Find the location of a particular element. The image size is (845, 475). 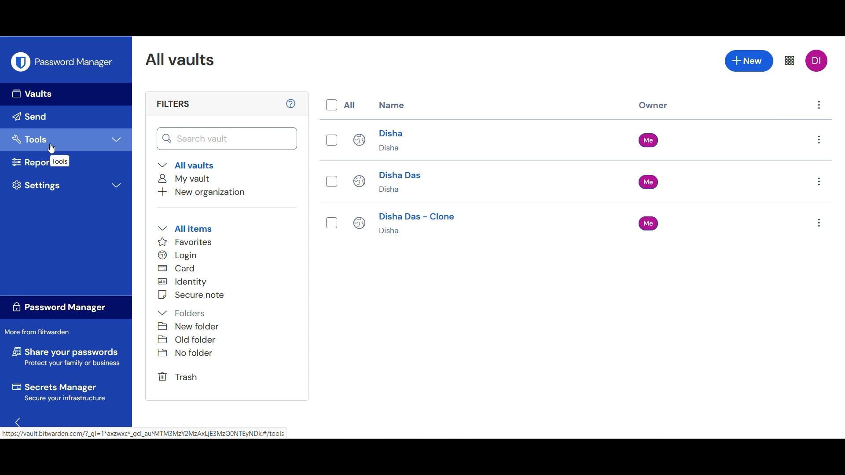

Vaults, current section highlighted is located at coordinates (66, 94).